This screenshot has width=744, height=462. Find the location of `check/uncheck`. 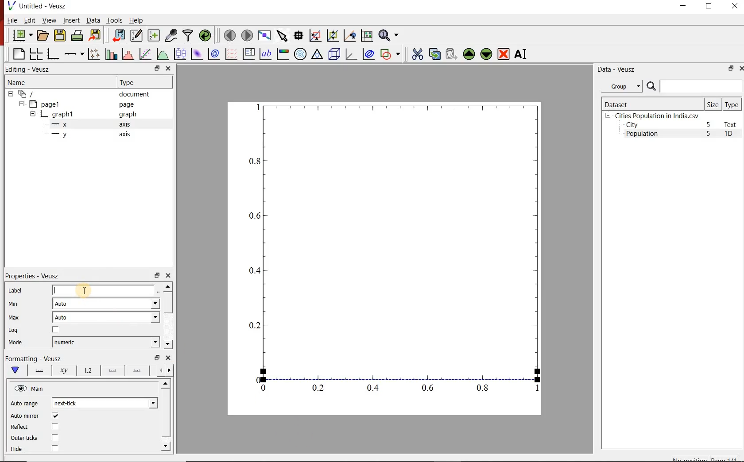

check/uncheck is located at coordinates (56, 330).